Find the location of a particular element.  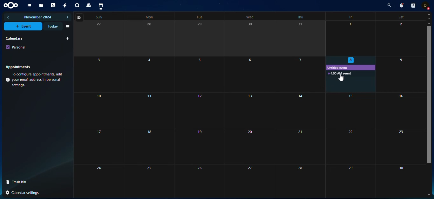

wed is located at coordinates (250, 17).